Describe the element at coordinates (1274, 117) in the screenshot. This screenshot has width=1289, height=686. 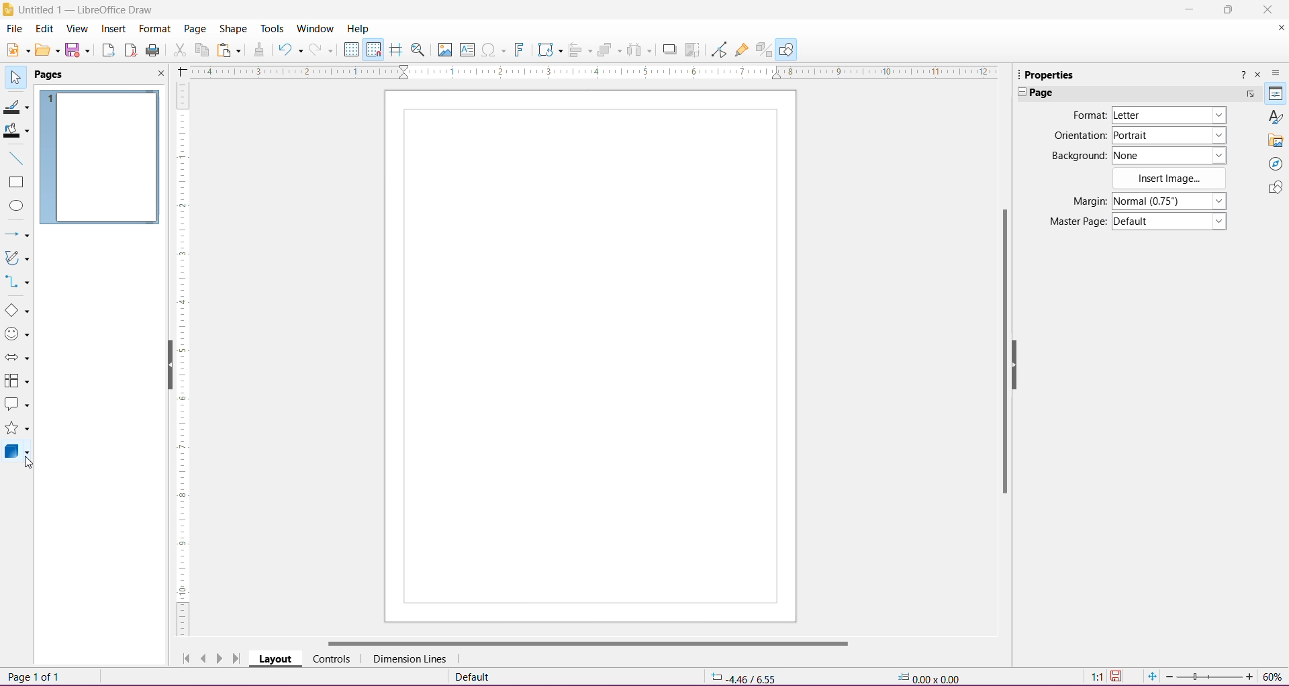
I see `Styles` at that location.